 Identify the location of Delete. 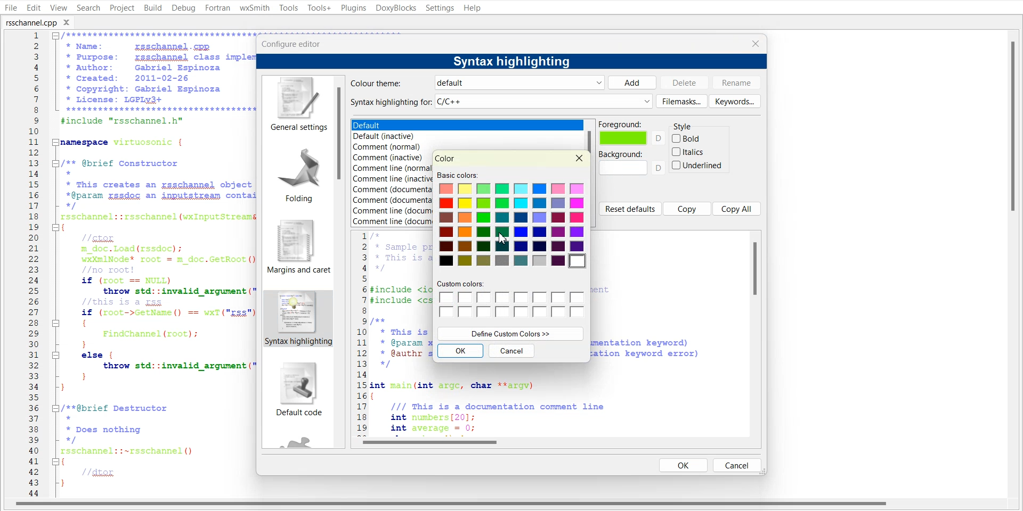
(684, 82).